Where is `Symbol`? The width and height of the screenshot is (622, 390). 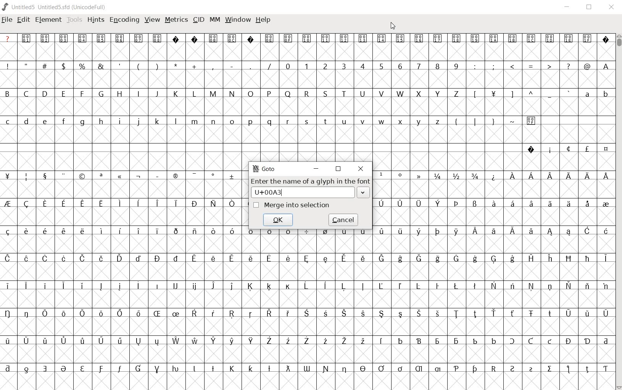
Symbol is located at coordinates (269, 287).